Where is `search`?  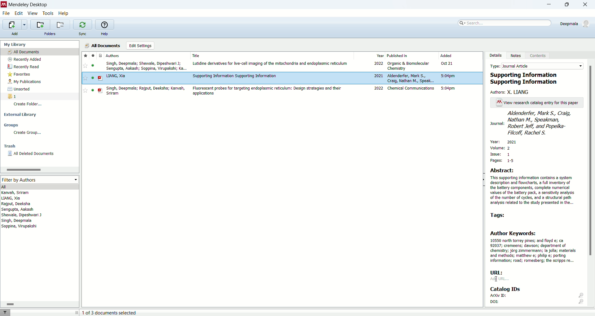
search is located at coordinates (505, 23).